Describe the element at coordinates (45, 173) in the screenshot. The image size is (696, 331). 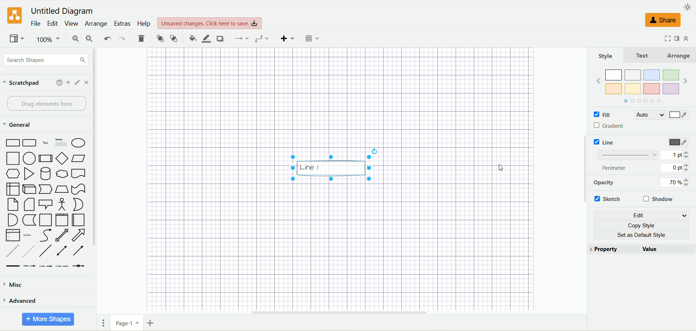
I see `Cylinder` at that location.